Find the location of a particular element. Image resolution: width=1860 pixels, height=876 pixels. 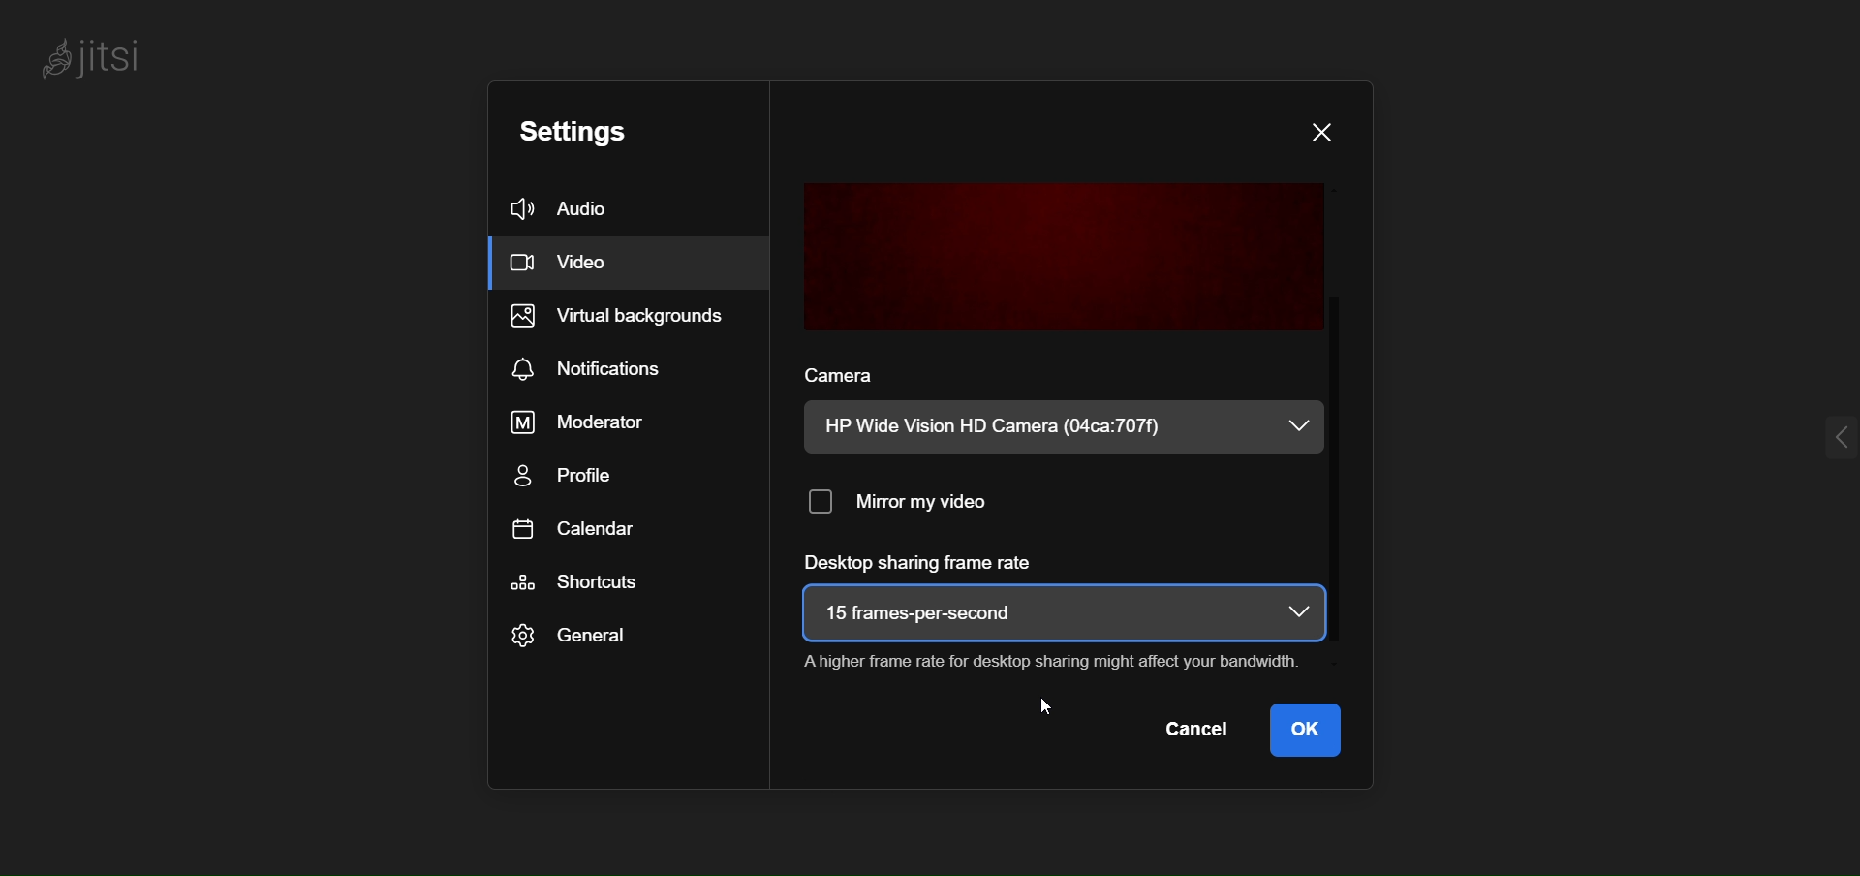

scroll bar is located at coordinates (1344, 403).